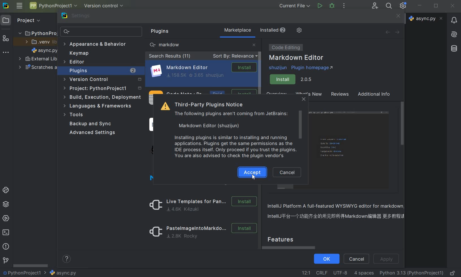  What do you see at coordinates (399, 32) in the screenshot?
I see `forward` at bounding box center [399, 32].